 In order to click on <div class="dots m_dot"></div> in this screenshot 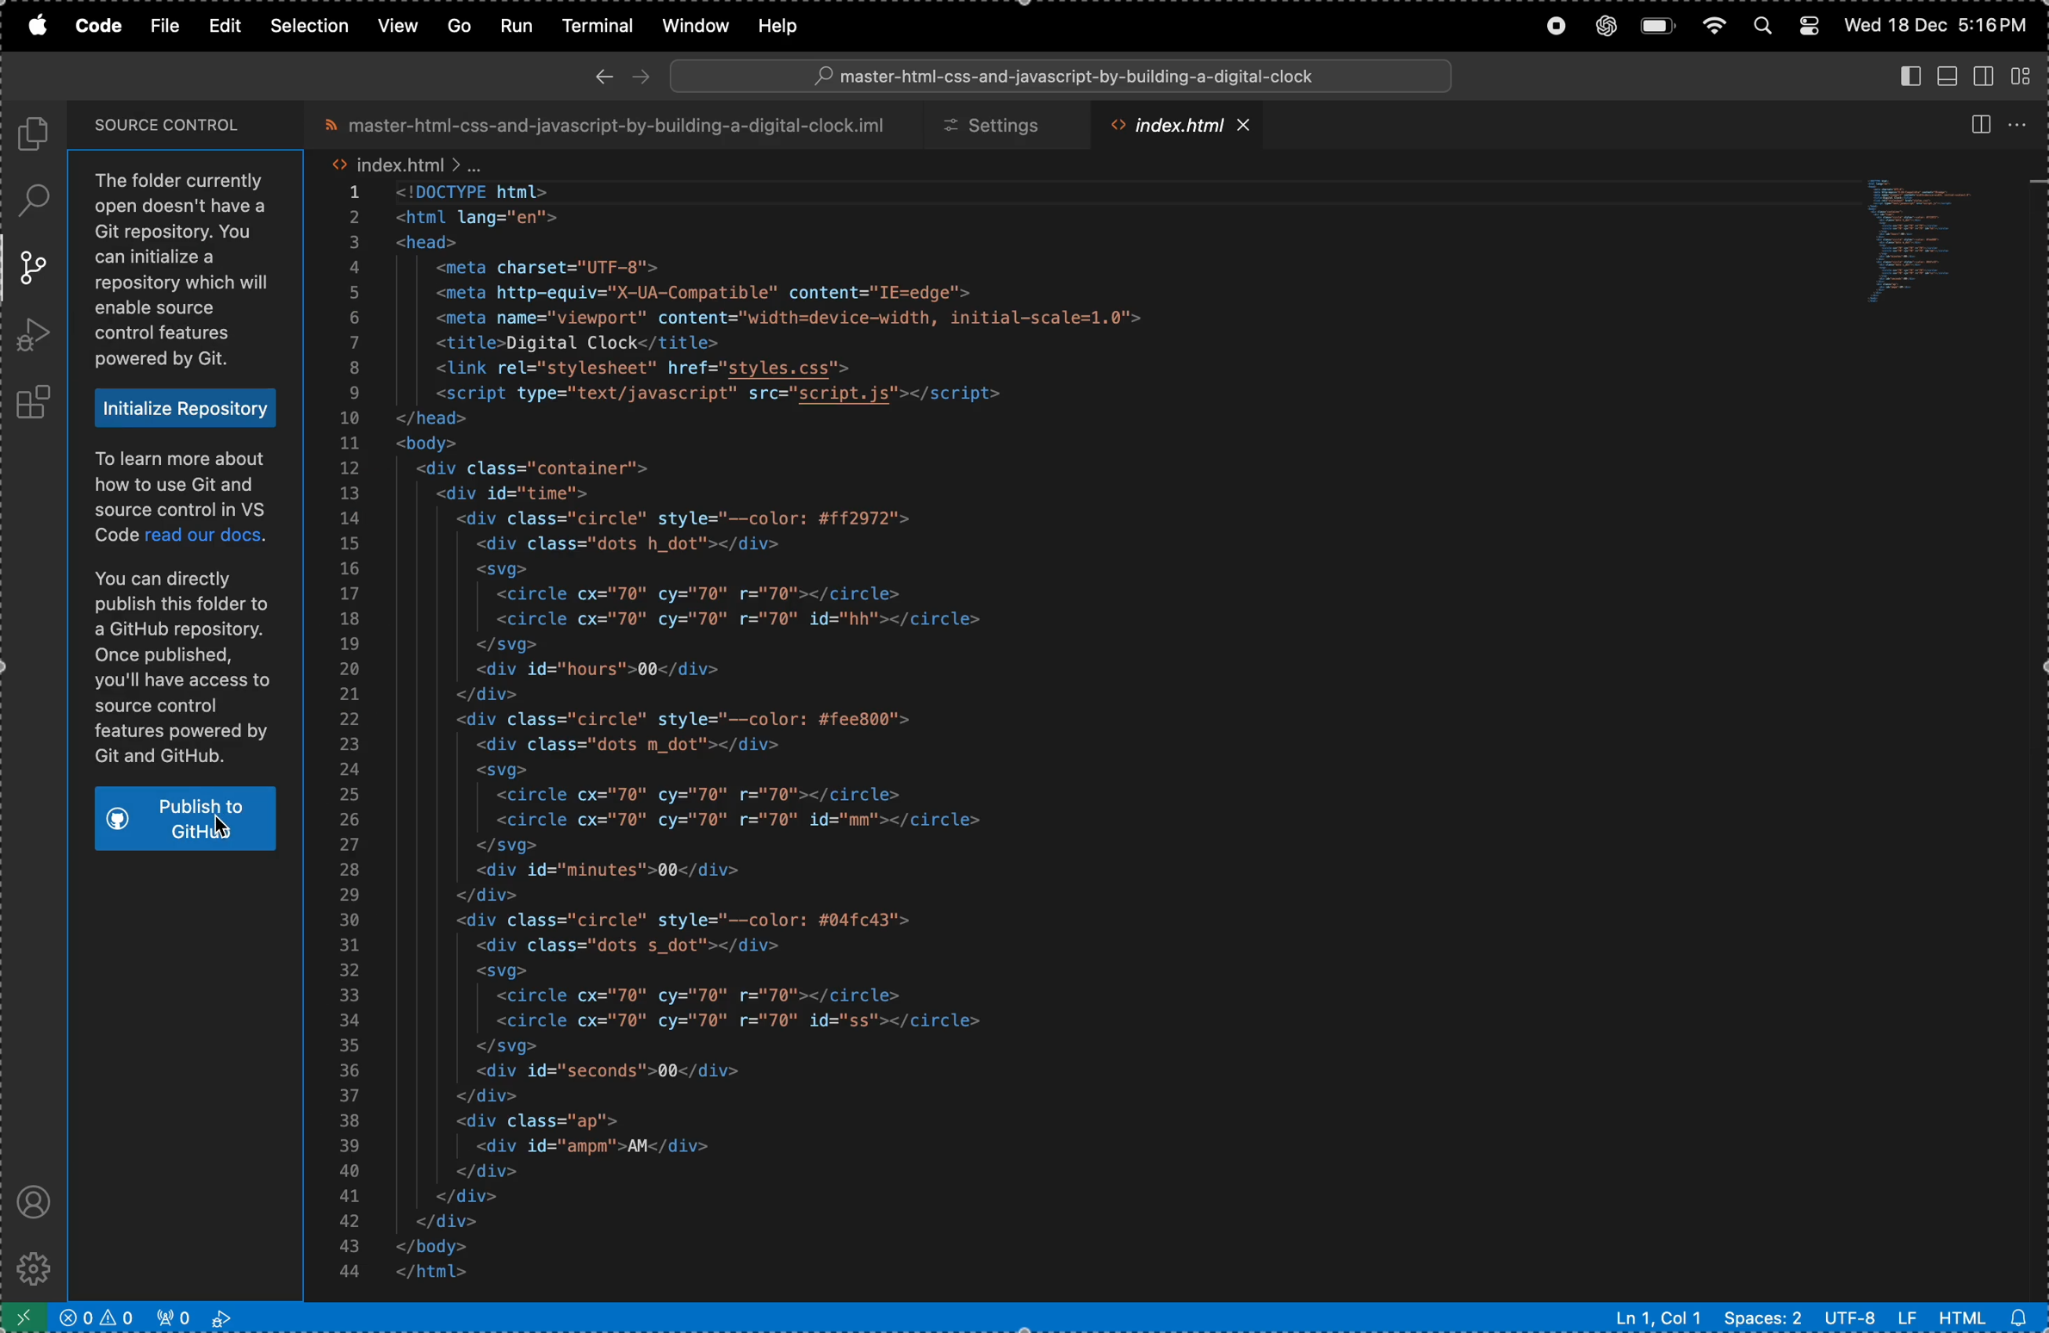, I will do `click(641, 745)`.